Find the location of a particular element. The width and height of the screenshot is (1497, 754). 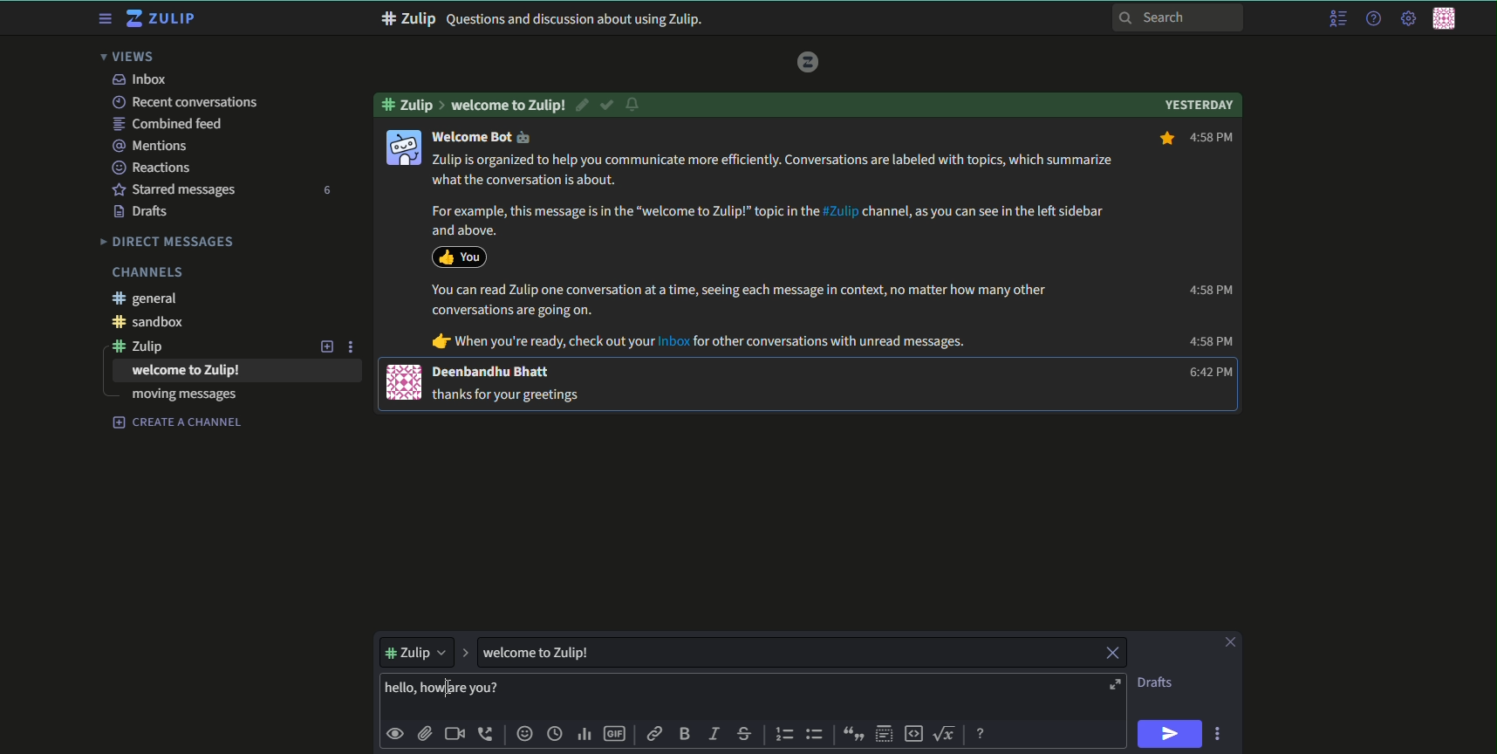

help menu is located at coordinates (1371, 19).